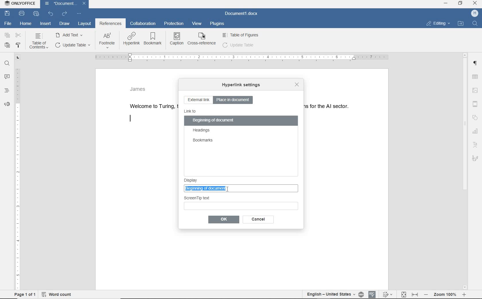 Image resolution: width=482 pixels, height=299 pixels. What do you see at coordinates (46, 24) in the screenshot?
I see `insert` at bounding box center [46, 24].